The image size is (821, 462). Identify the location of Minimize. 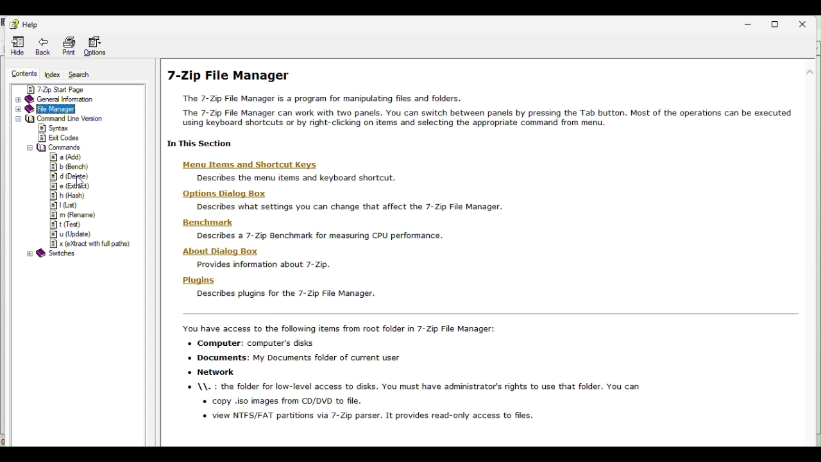
(753, 21).